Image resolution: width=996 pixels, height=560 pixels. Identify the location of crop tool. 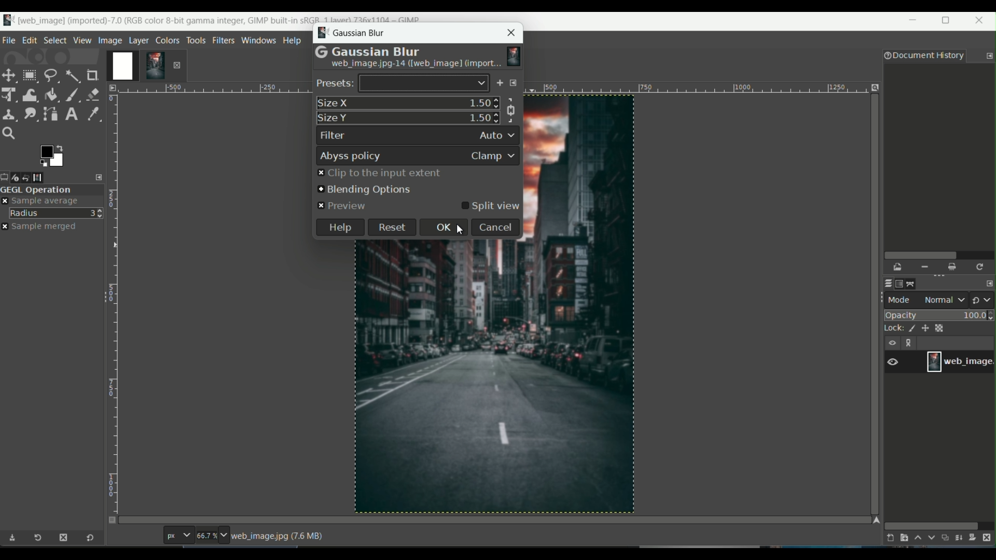
(94, 75).